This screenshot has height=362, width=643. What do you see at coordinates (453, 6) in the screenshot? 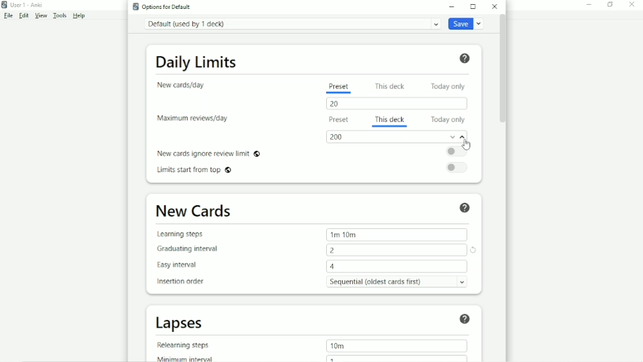
I see `Minimize` at bounding box center [453, 6].